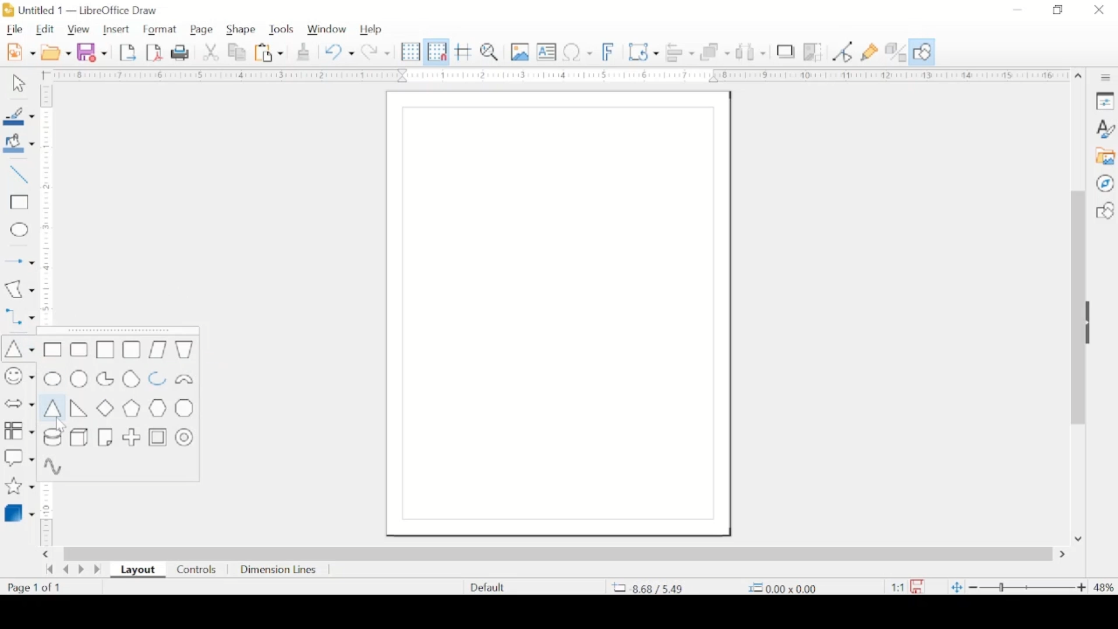 Image resolution: width=1118 pixels, height=629 pixels. I want to click on scroll box, so click(1075, 310).